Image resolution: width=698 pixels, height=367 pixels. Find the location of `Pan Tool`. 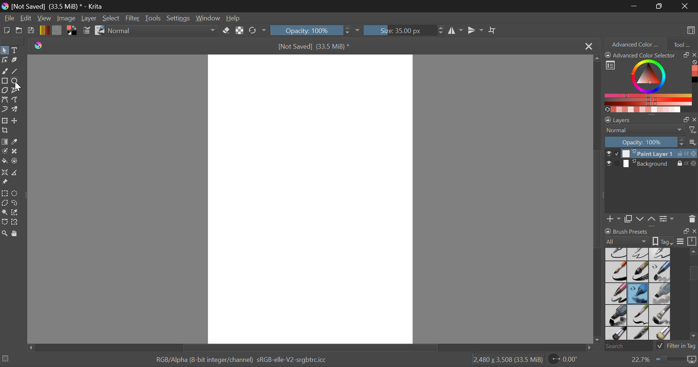

Pan Tool is located at coordinates (16, 233).